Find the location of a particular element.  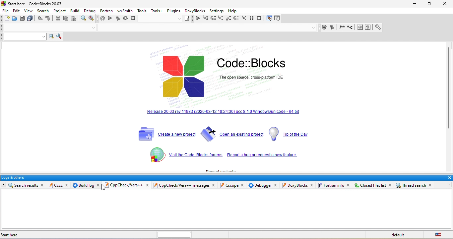

open is located at coordinates (15, 19).